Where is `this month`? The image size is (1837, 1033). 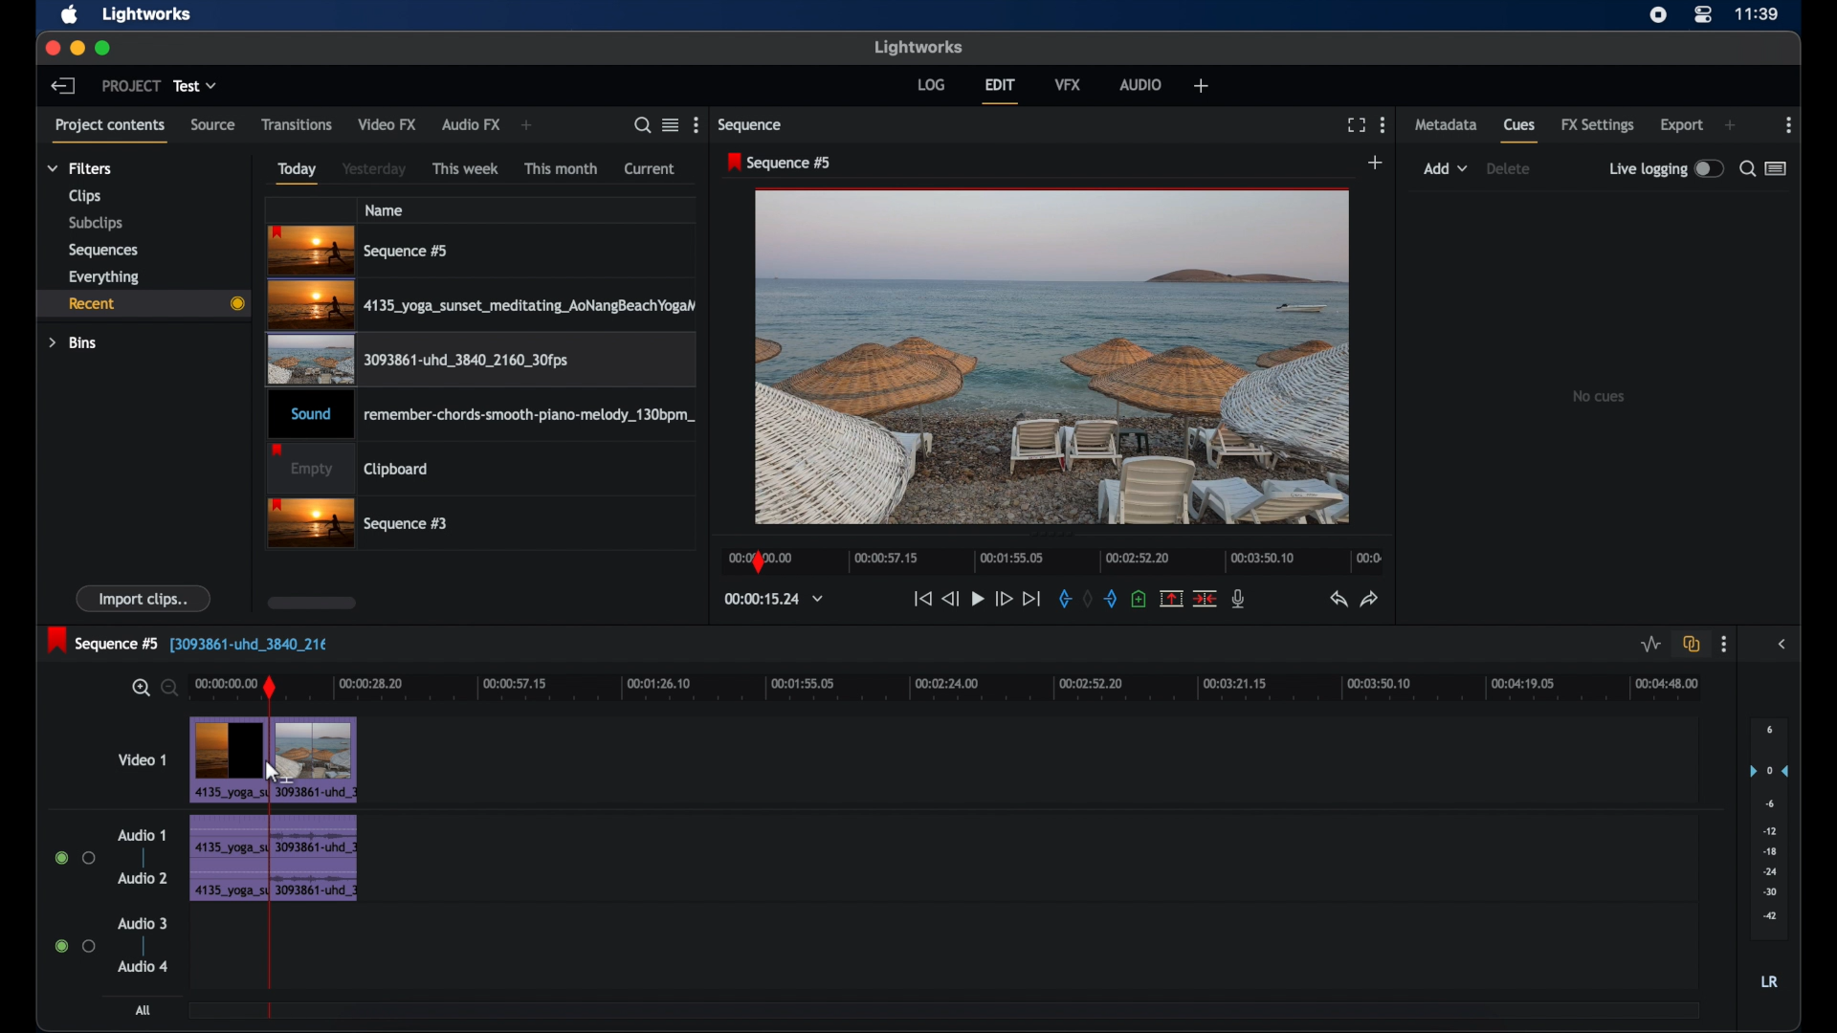 this month is located at coordinates (561, 168).